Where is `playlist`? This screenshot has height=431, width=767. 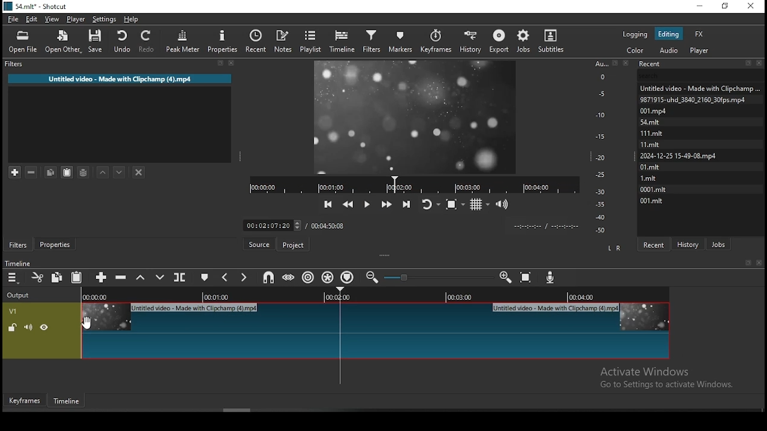 playlist is located at coordinates (310, 42).